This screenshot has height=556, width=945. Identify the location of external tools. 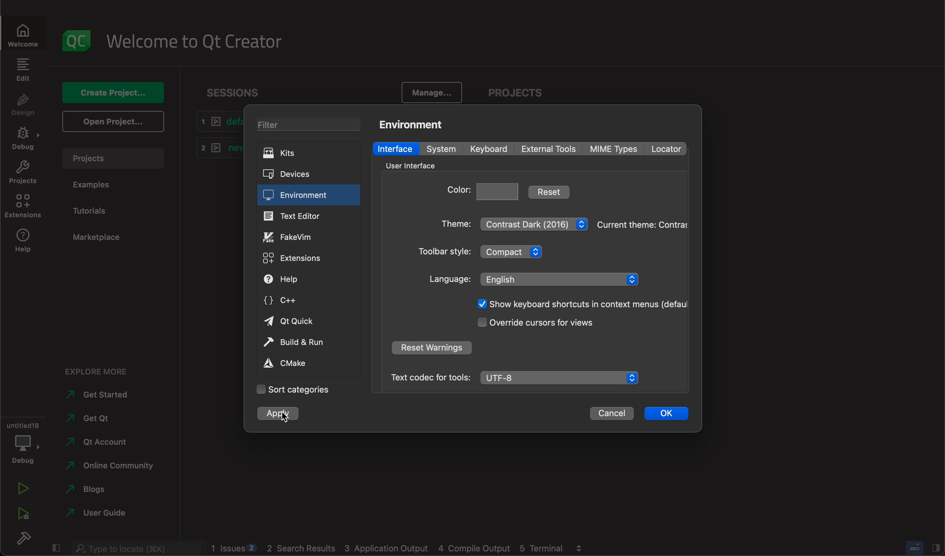
(549, 149).